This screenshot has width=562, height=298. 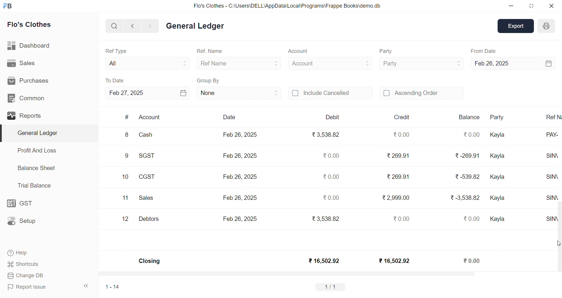 I want to click on Include Cancelled, so click(x=330, y=93).